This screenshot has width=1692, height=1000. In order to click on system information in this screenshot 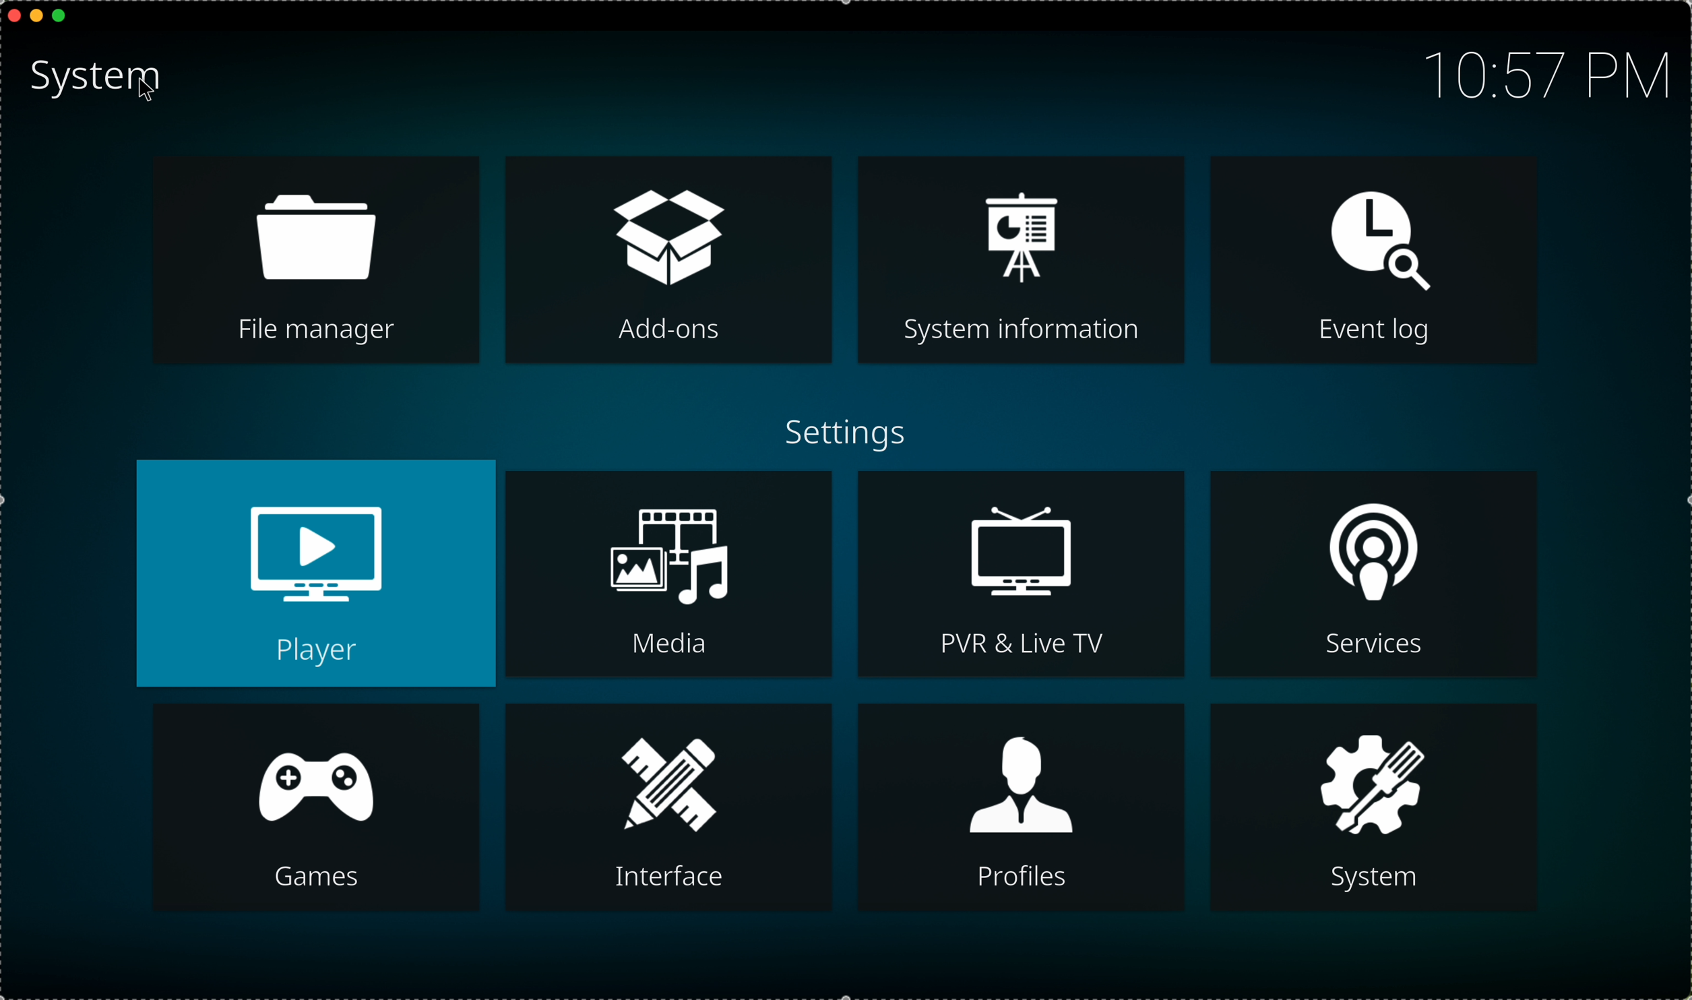, I will do `click(1020, 259)`.